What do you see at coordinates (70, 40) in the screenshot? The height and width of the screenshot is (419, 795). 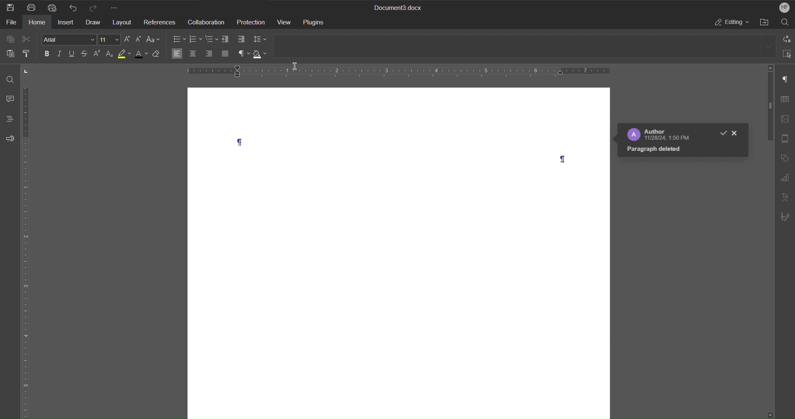 I see `arial` at bounding box center [70, 40].